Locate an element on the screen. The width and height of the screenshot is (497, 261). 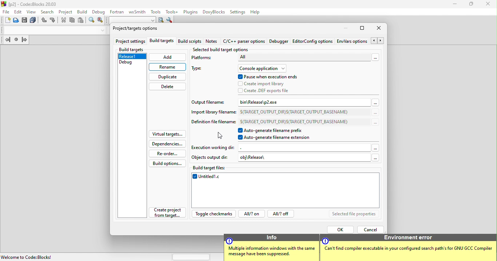
rename is located at coordinates (168, 67).